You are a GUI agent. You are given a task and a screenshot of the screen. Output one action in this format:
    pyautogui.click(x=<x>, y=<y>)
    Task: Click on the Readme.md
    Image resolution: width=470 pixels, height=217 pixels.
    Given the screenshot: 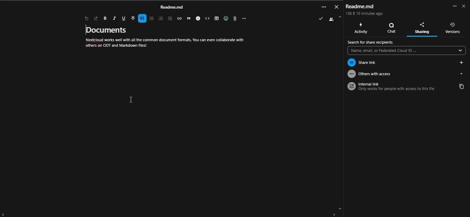 What is the action you would take?
    pyautogui.click(x=360, y=6)
    